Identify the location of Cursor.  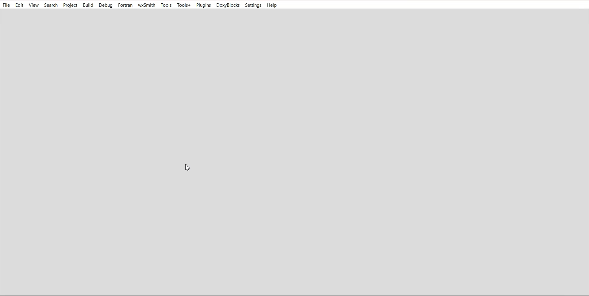
(188, 167).